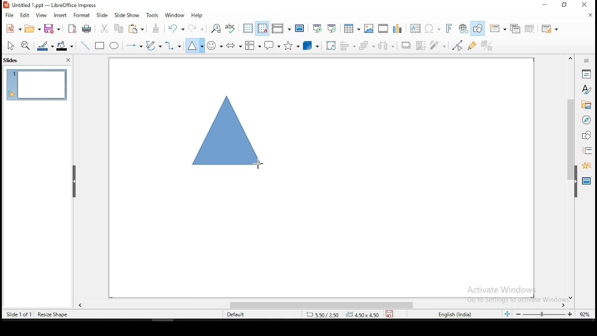 This screenshot has height=336, width=597. Describe the element at coordinates (280, 29) in the screenshot. I see `display views` at that location.